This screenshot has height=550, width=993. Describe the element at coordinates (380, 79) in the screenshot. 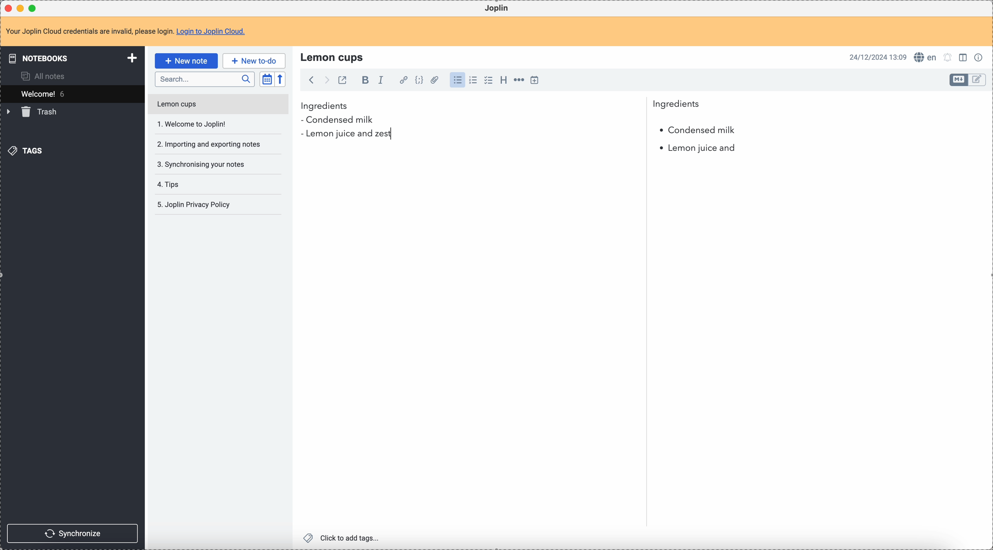

I see `italic` at that location.